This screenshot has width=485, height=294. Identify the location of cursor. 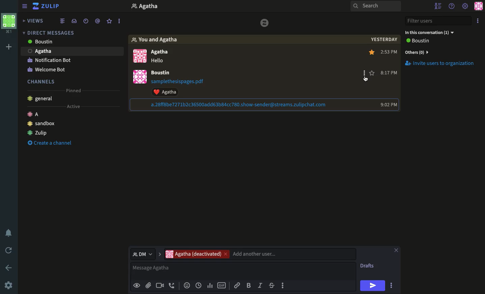
(366, 80).